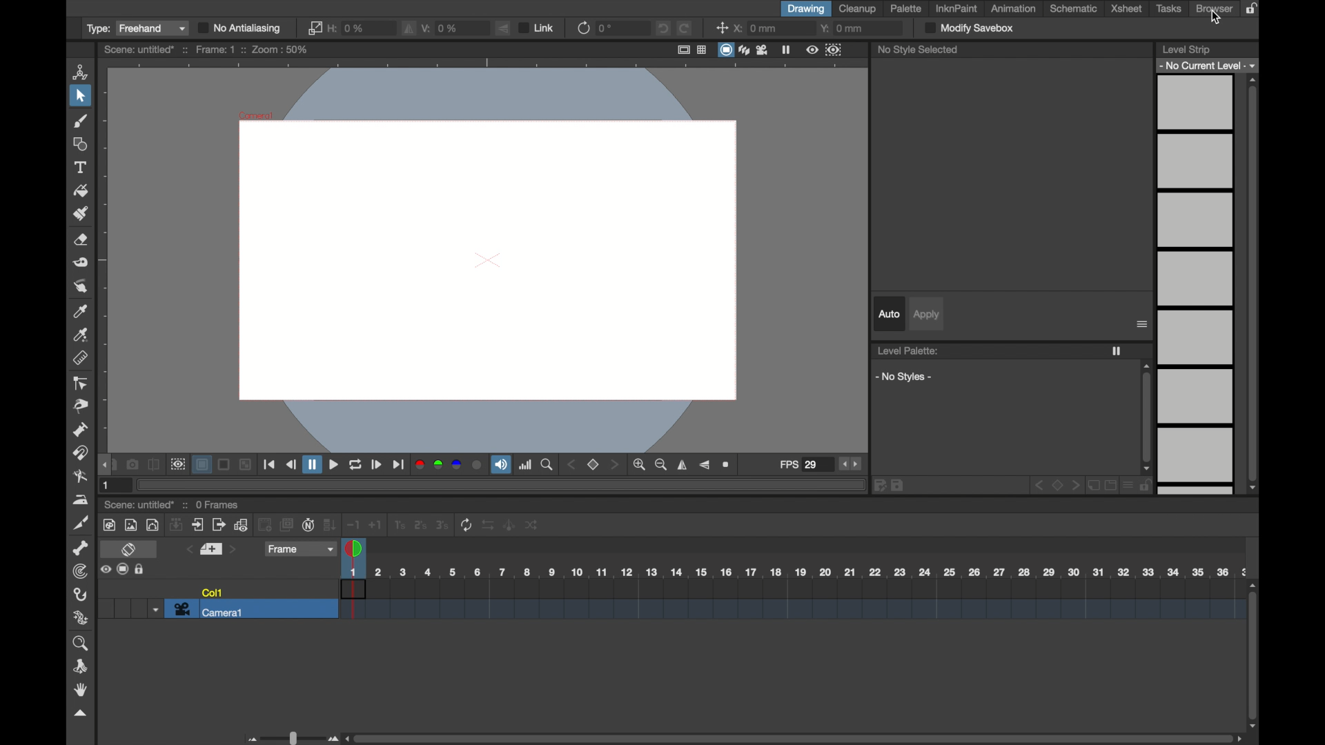 This screenshot has height=745, width=1325. I want to click on playback controls, so click(335, 466).